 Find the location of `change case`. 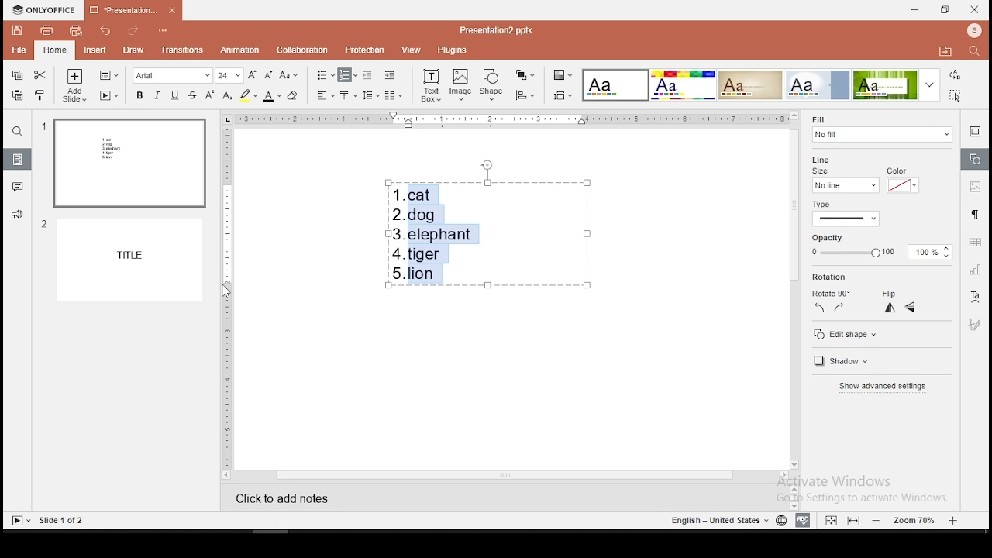

change case is located at coordinates (289, 75).